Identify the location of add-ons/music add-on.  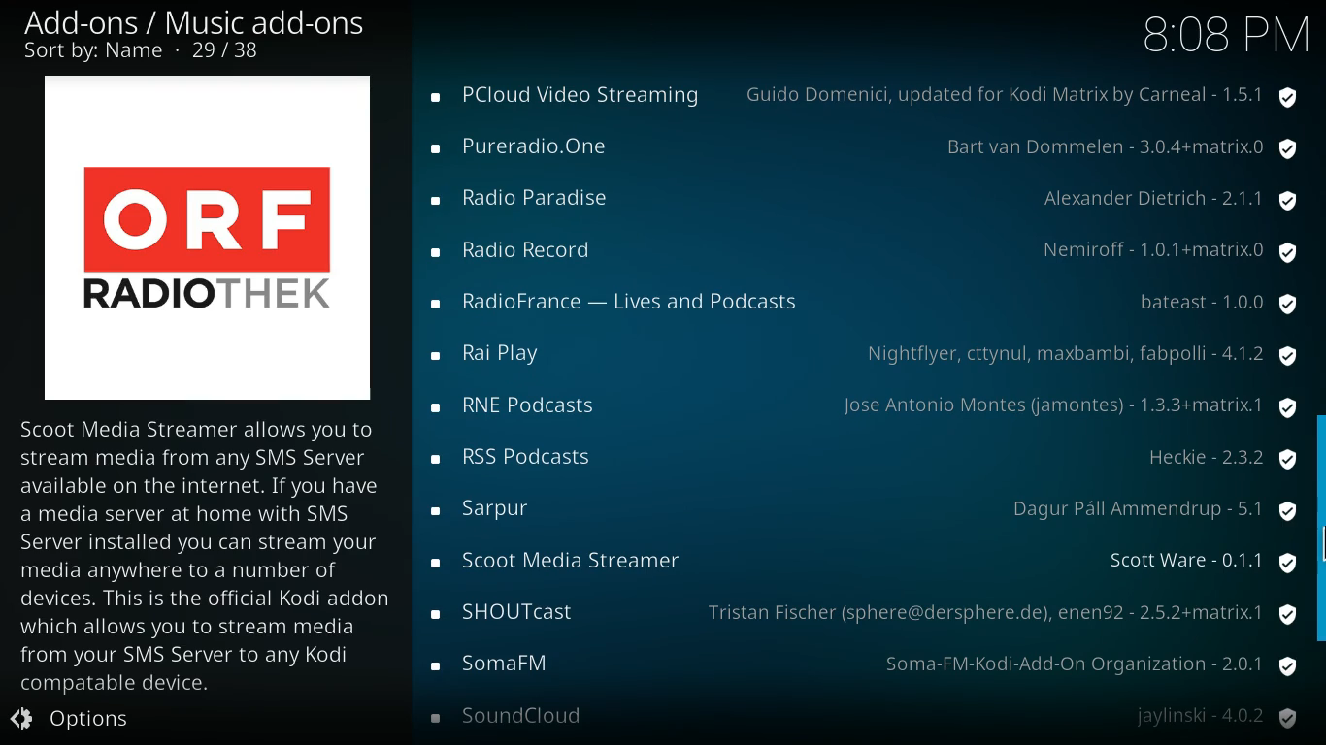
(202, 23).